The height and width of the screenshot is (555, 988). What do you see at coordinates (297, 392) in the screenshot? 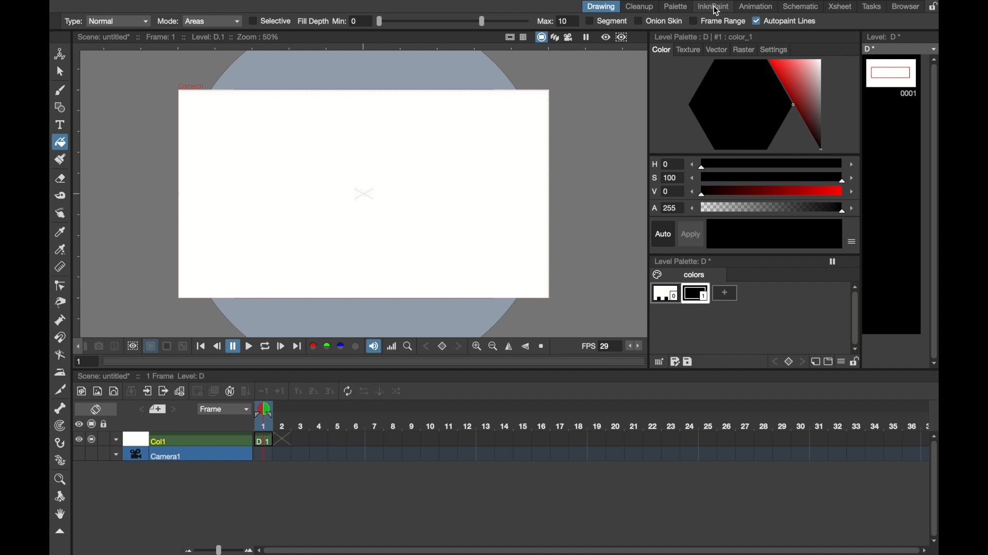
I see `1` at bounding box center [297, 392].